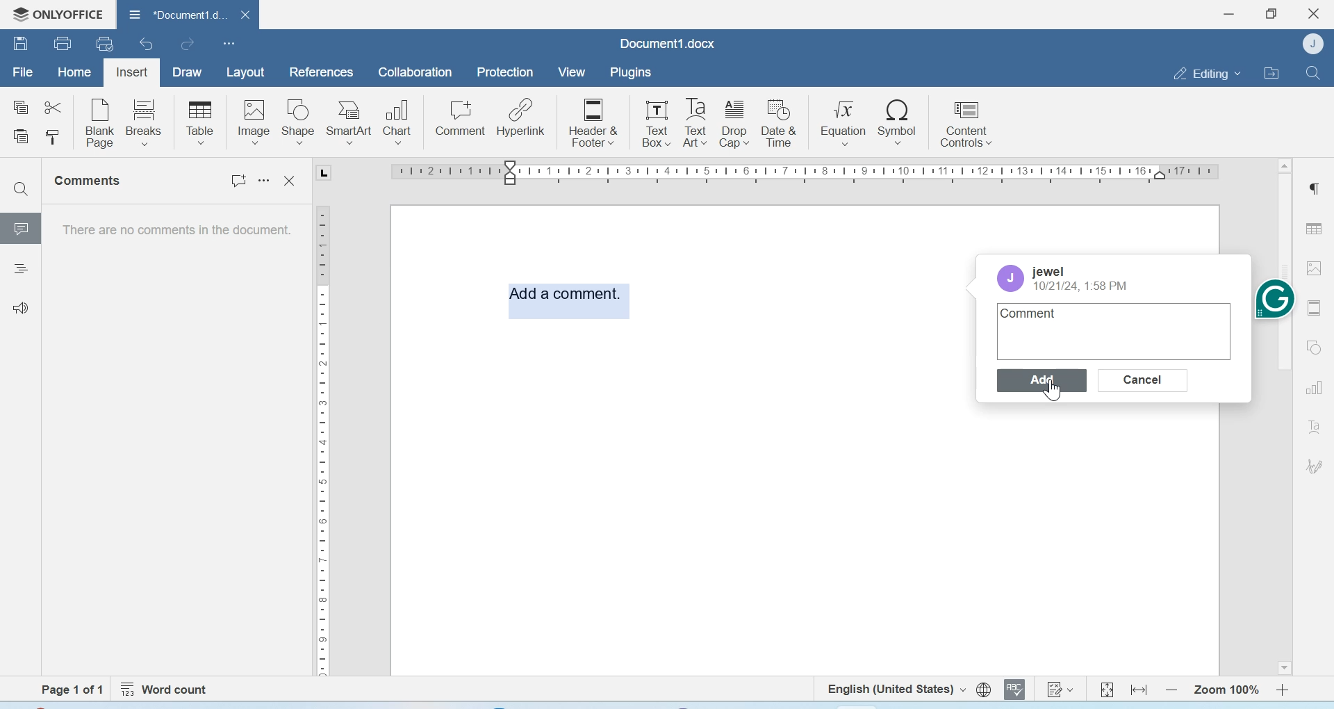 This screenshot has width=1334, height=709. I want to click on Comment, so click(461, 118).